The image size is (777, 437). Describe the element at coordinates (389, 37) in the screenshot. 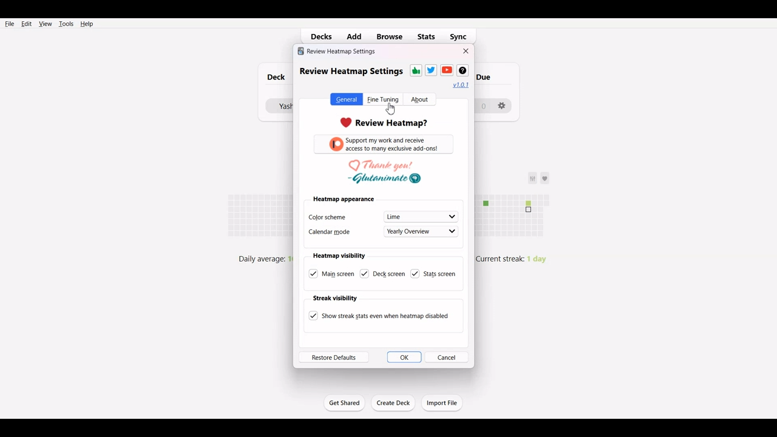

I see `Browse` at that location.